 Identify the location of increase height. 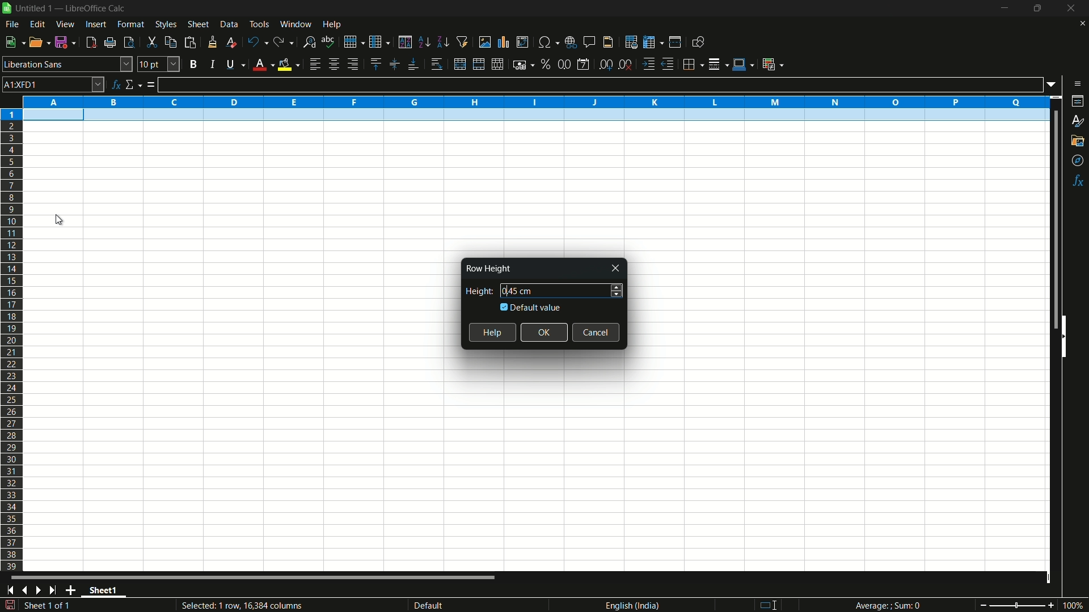
(617, 286).